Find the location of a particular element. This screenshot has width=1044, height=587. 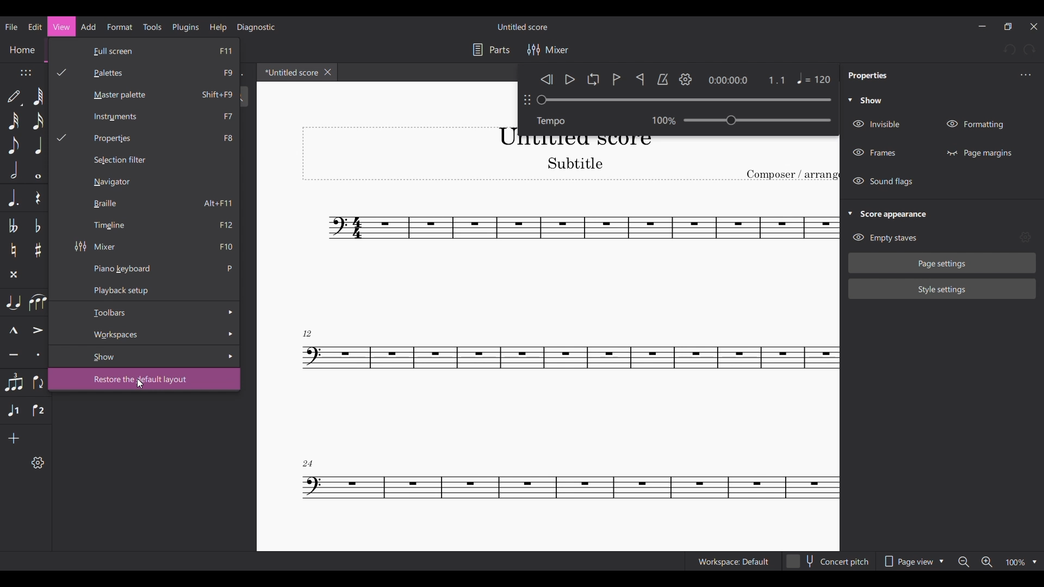

Metronome is located at coordinates (662, 79).